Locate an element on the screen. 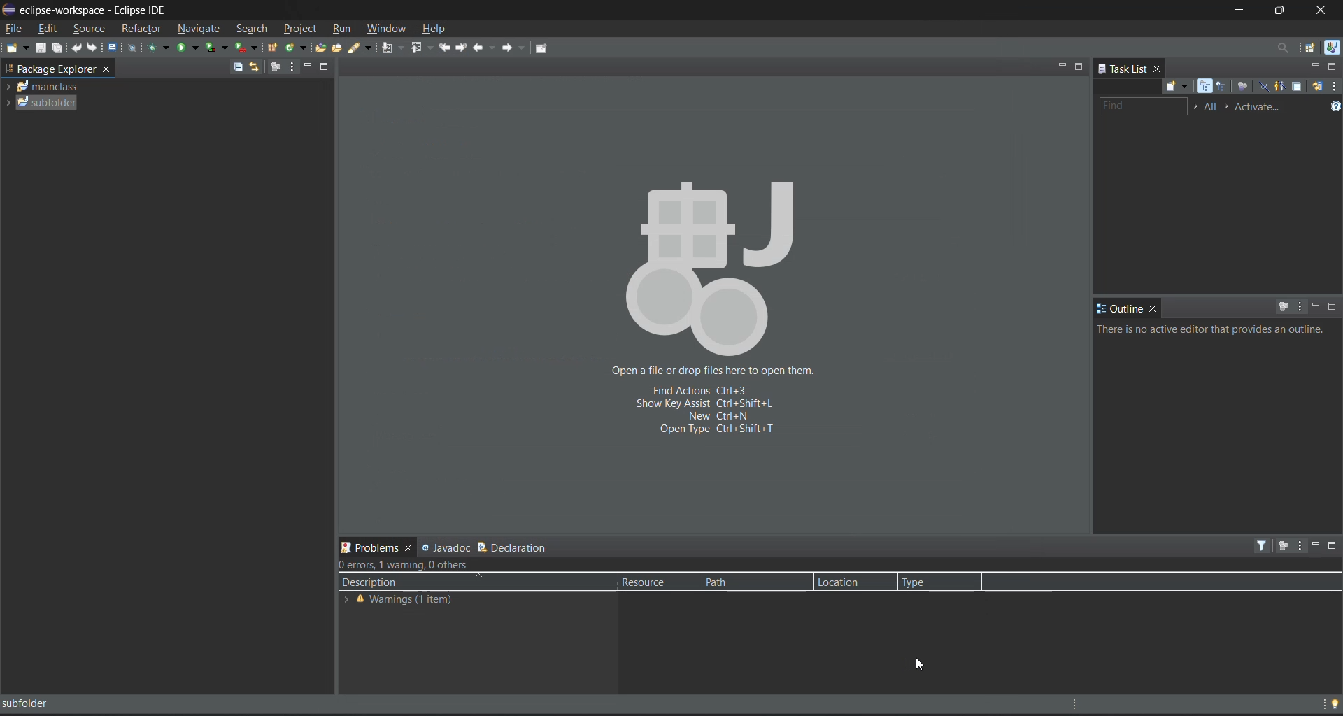 This screenshot has width=1343, height=716. outline is located at coordinates (1120, 309).